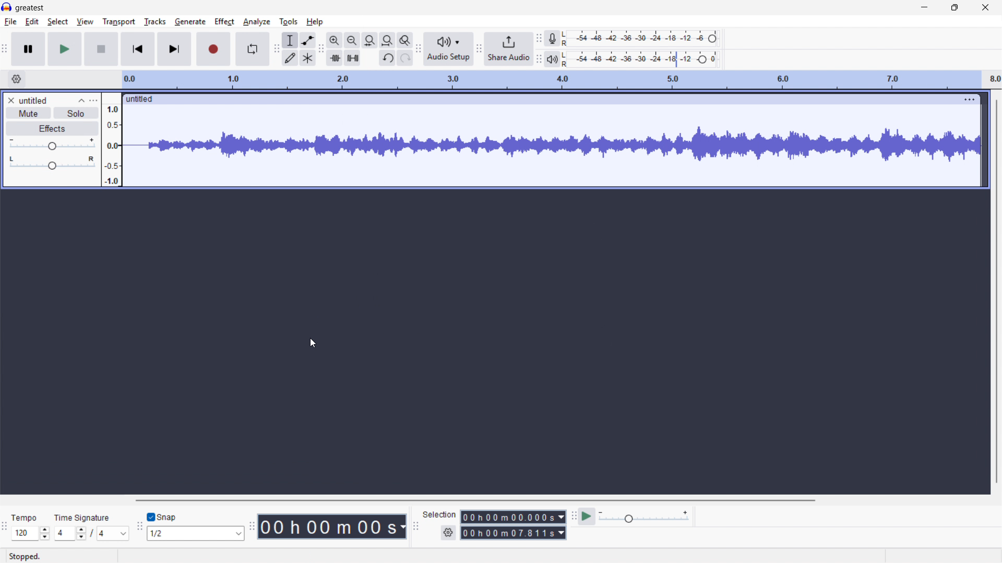  Describe the element at coordinates (25, 518) in the screenshot. I see `tempo` at that location.